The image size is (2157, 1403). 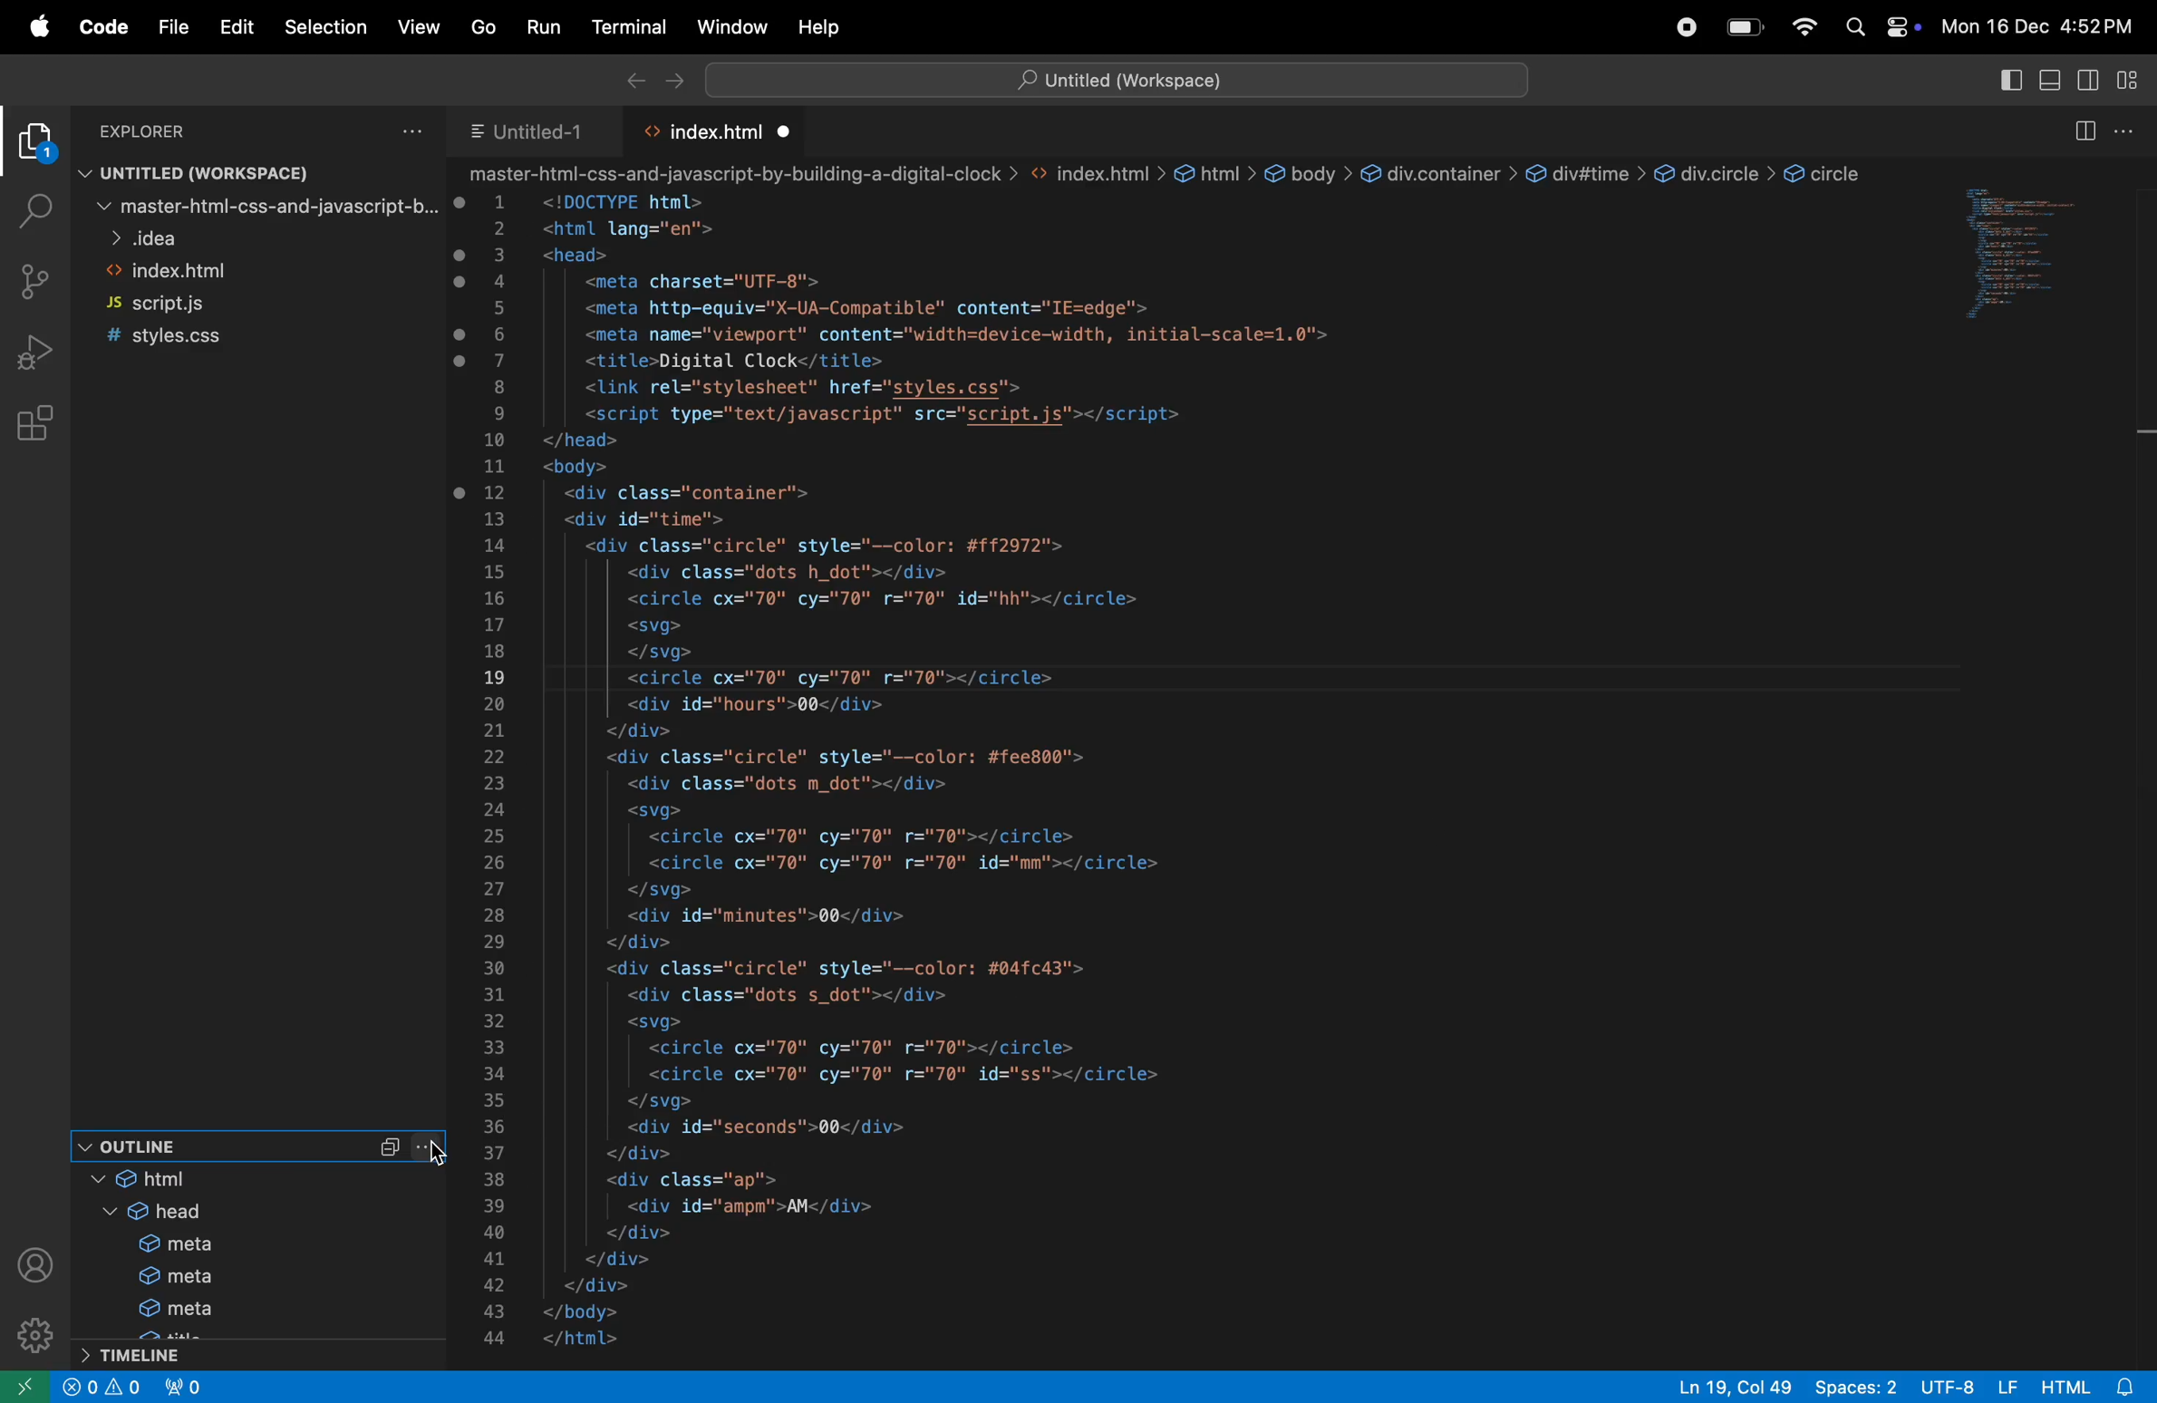 What do you see at coordinates (2083, 1387) in the screenshot?
I see `html alert` at bounding box center [2083, 1387].